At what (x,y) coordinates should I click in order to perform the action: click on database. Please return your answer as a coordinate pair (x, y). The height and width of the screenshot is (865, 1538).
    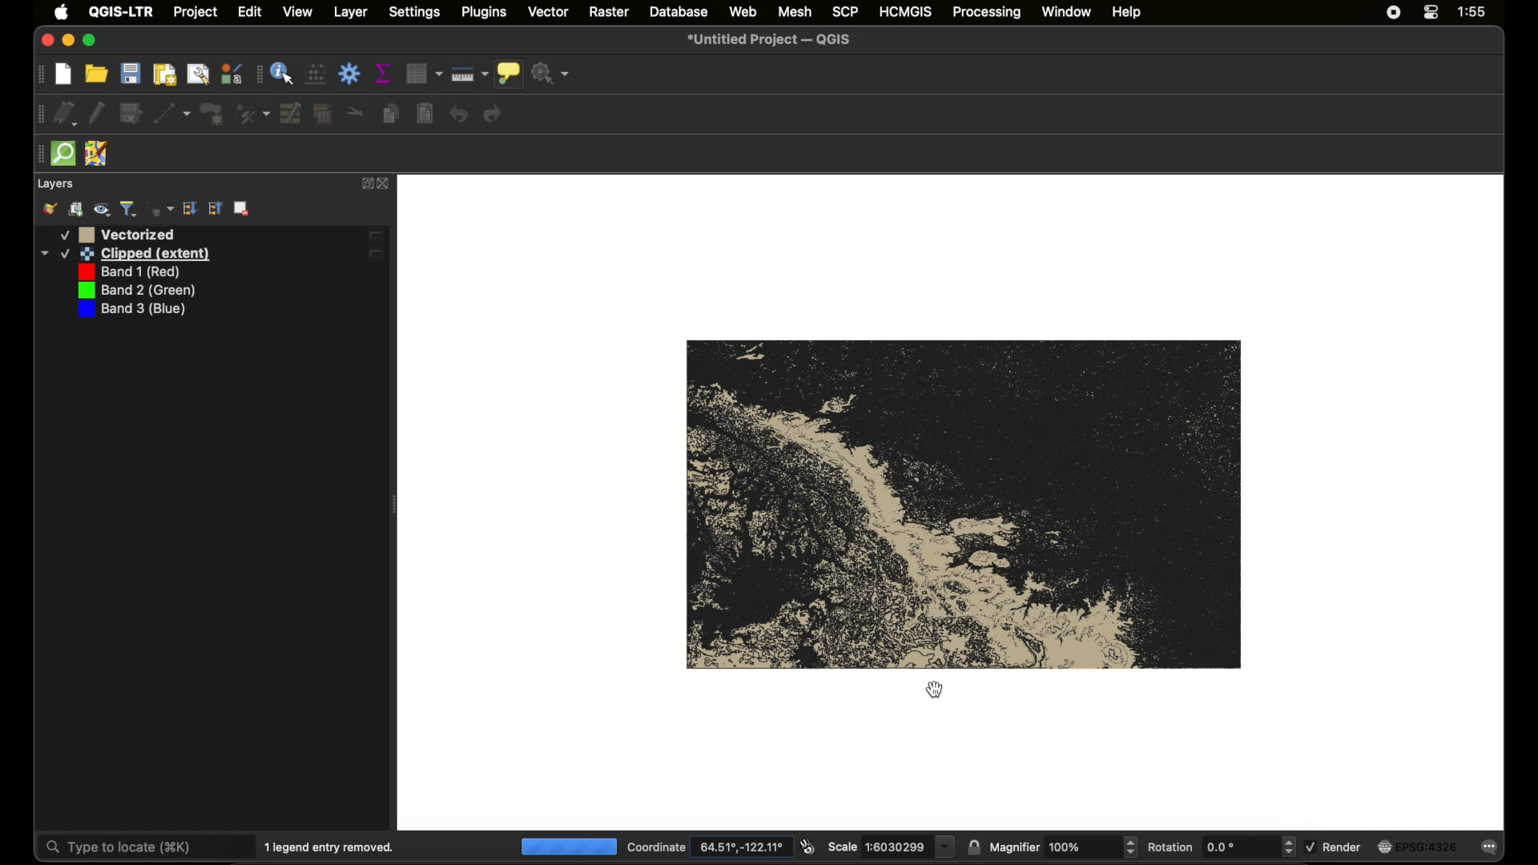
    Looking at the image, I should click on (678, 12).